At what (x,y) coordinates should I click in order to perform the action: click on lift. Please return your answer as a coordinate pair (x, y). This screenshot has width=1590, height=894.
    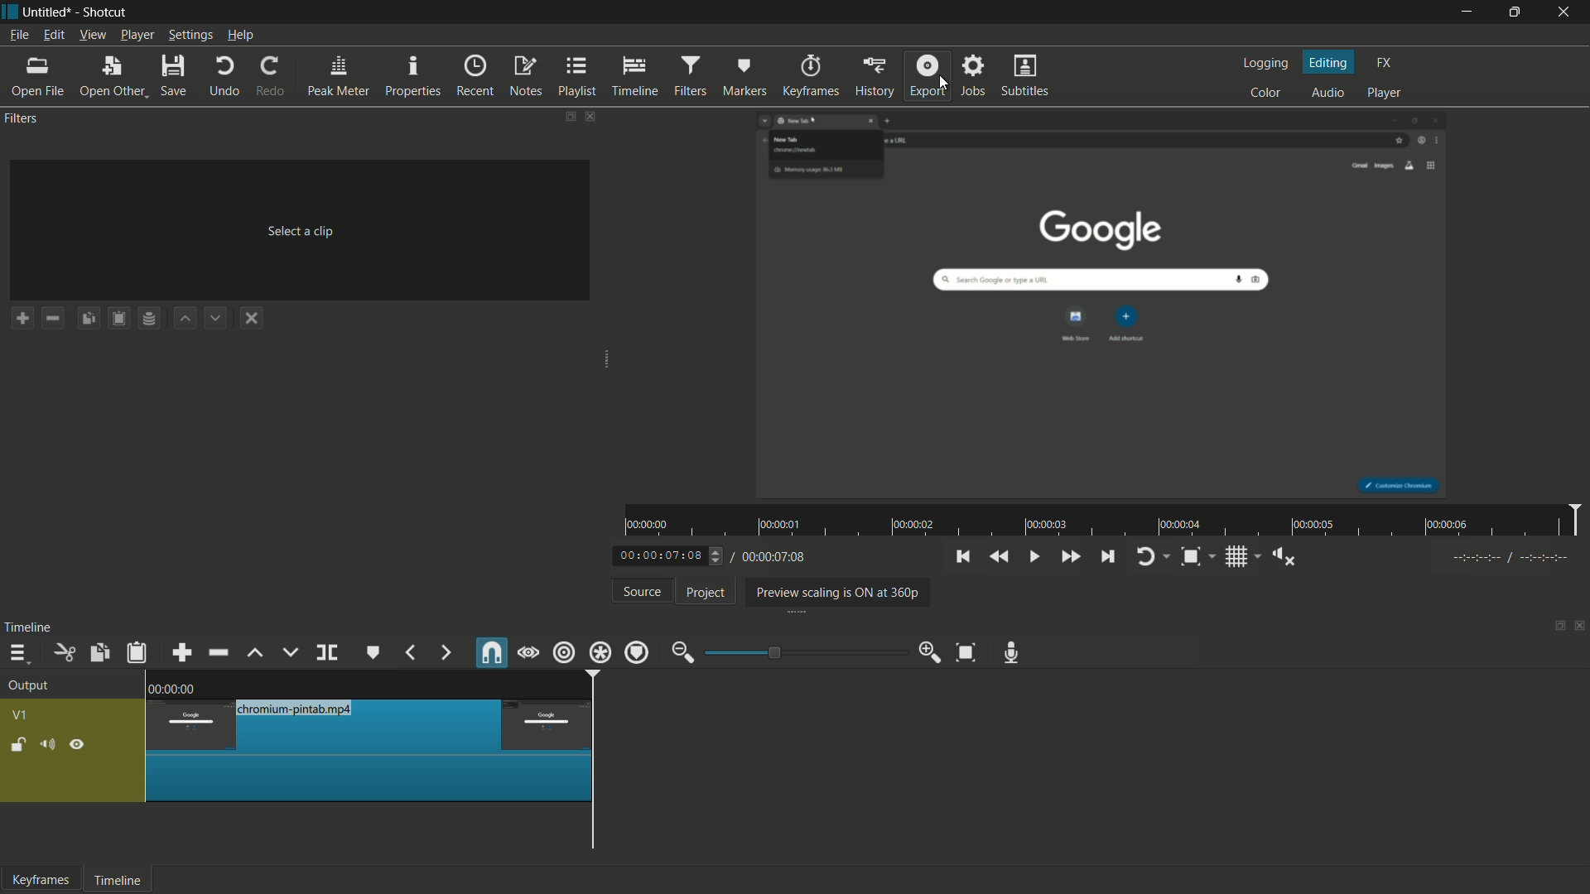
    Looking at the image, I should click on (257, 654).